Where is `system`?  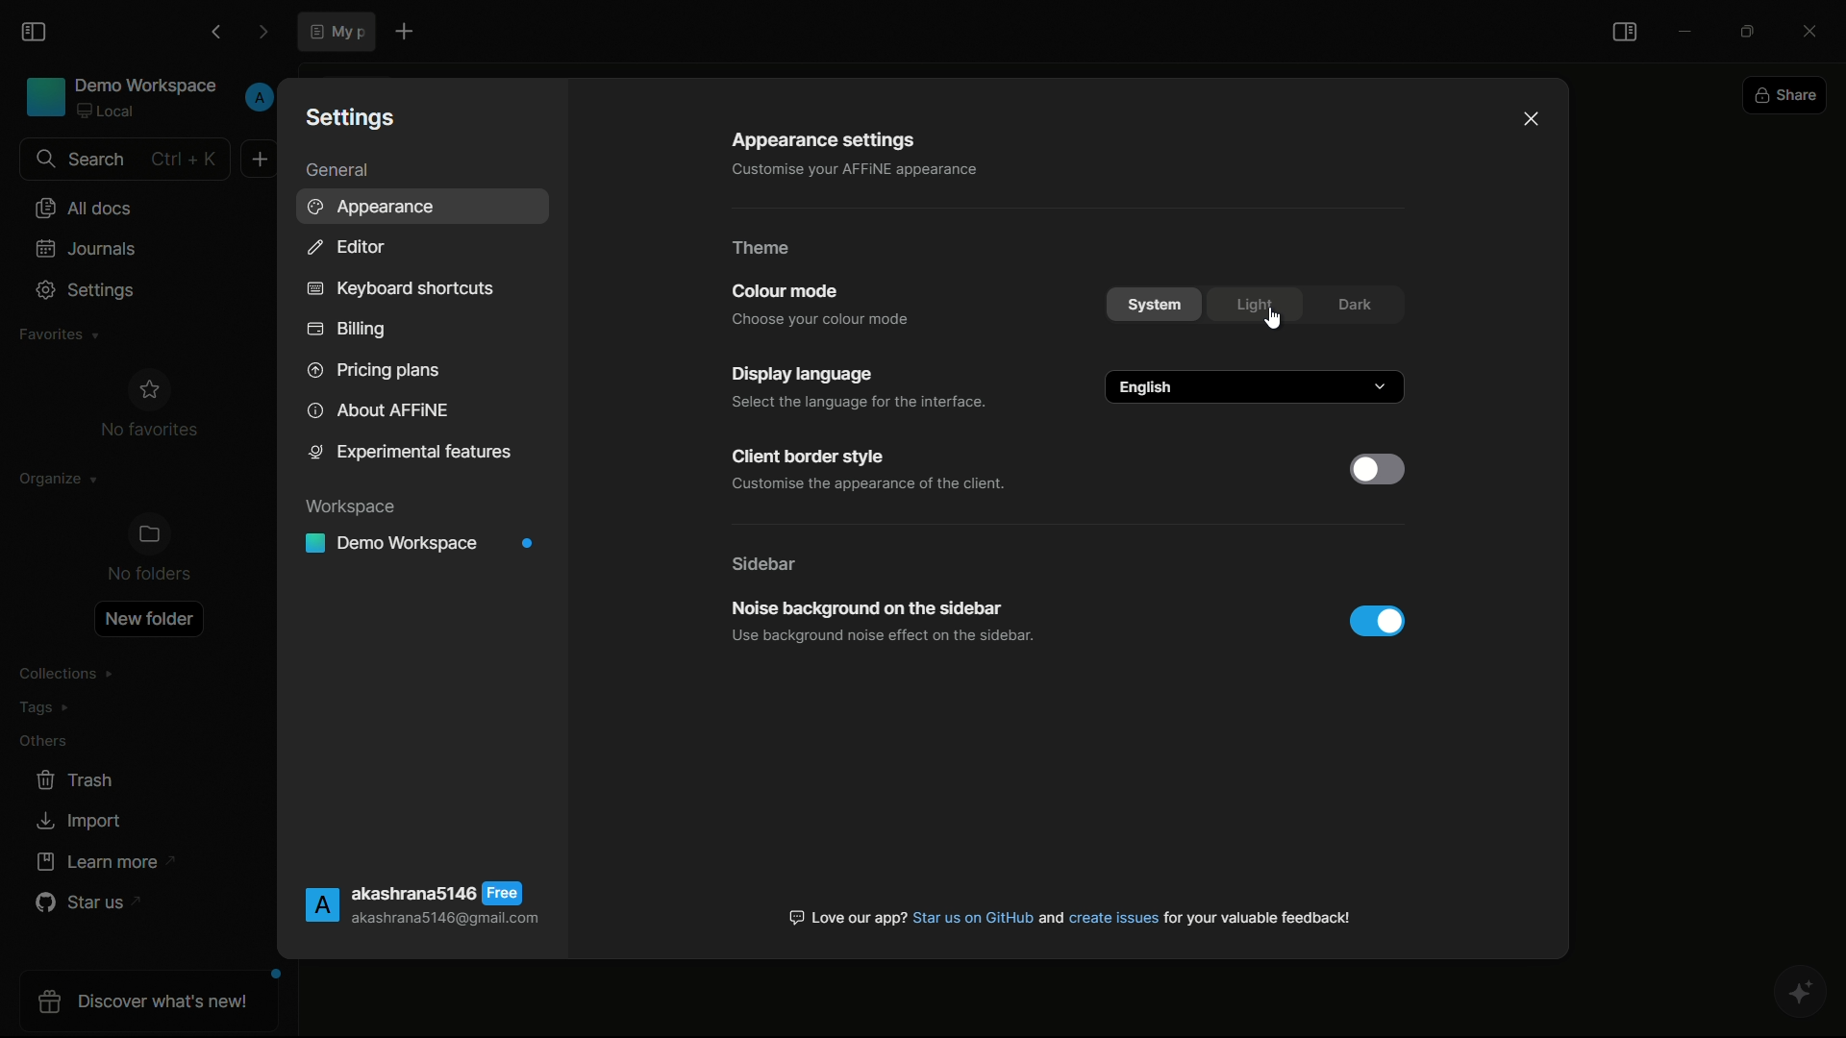 system is located at coordinates (1158, 304).